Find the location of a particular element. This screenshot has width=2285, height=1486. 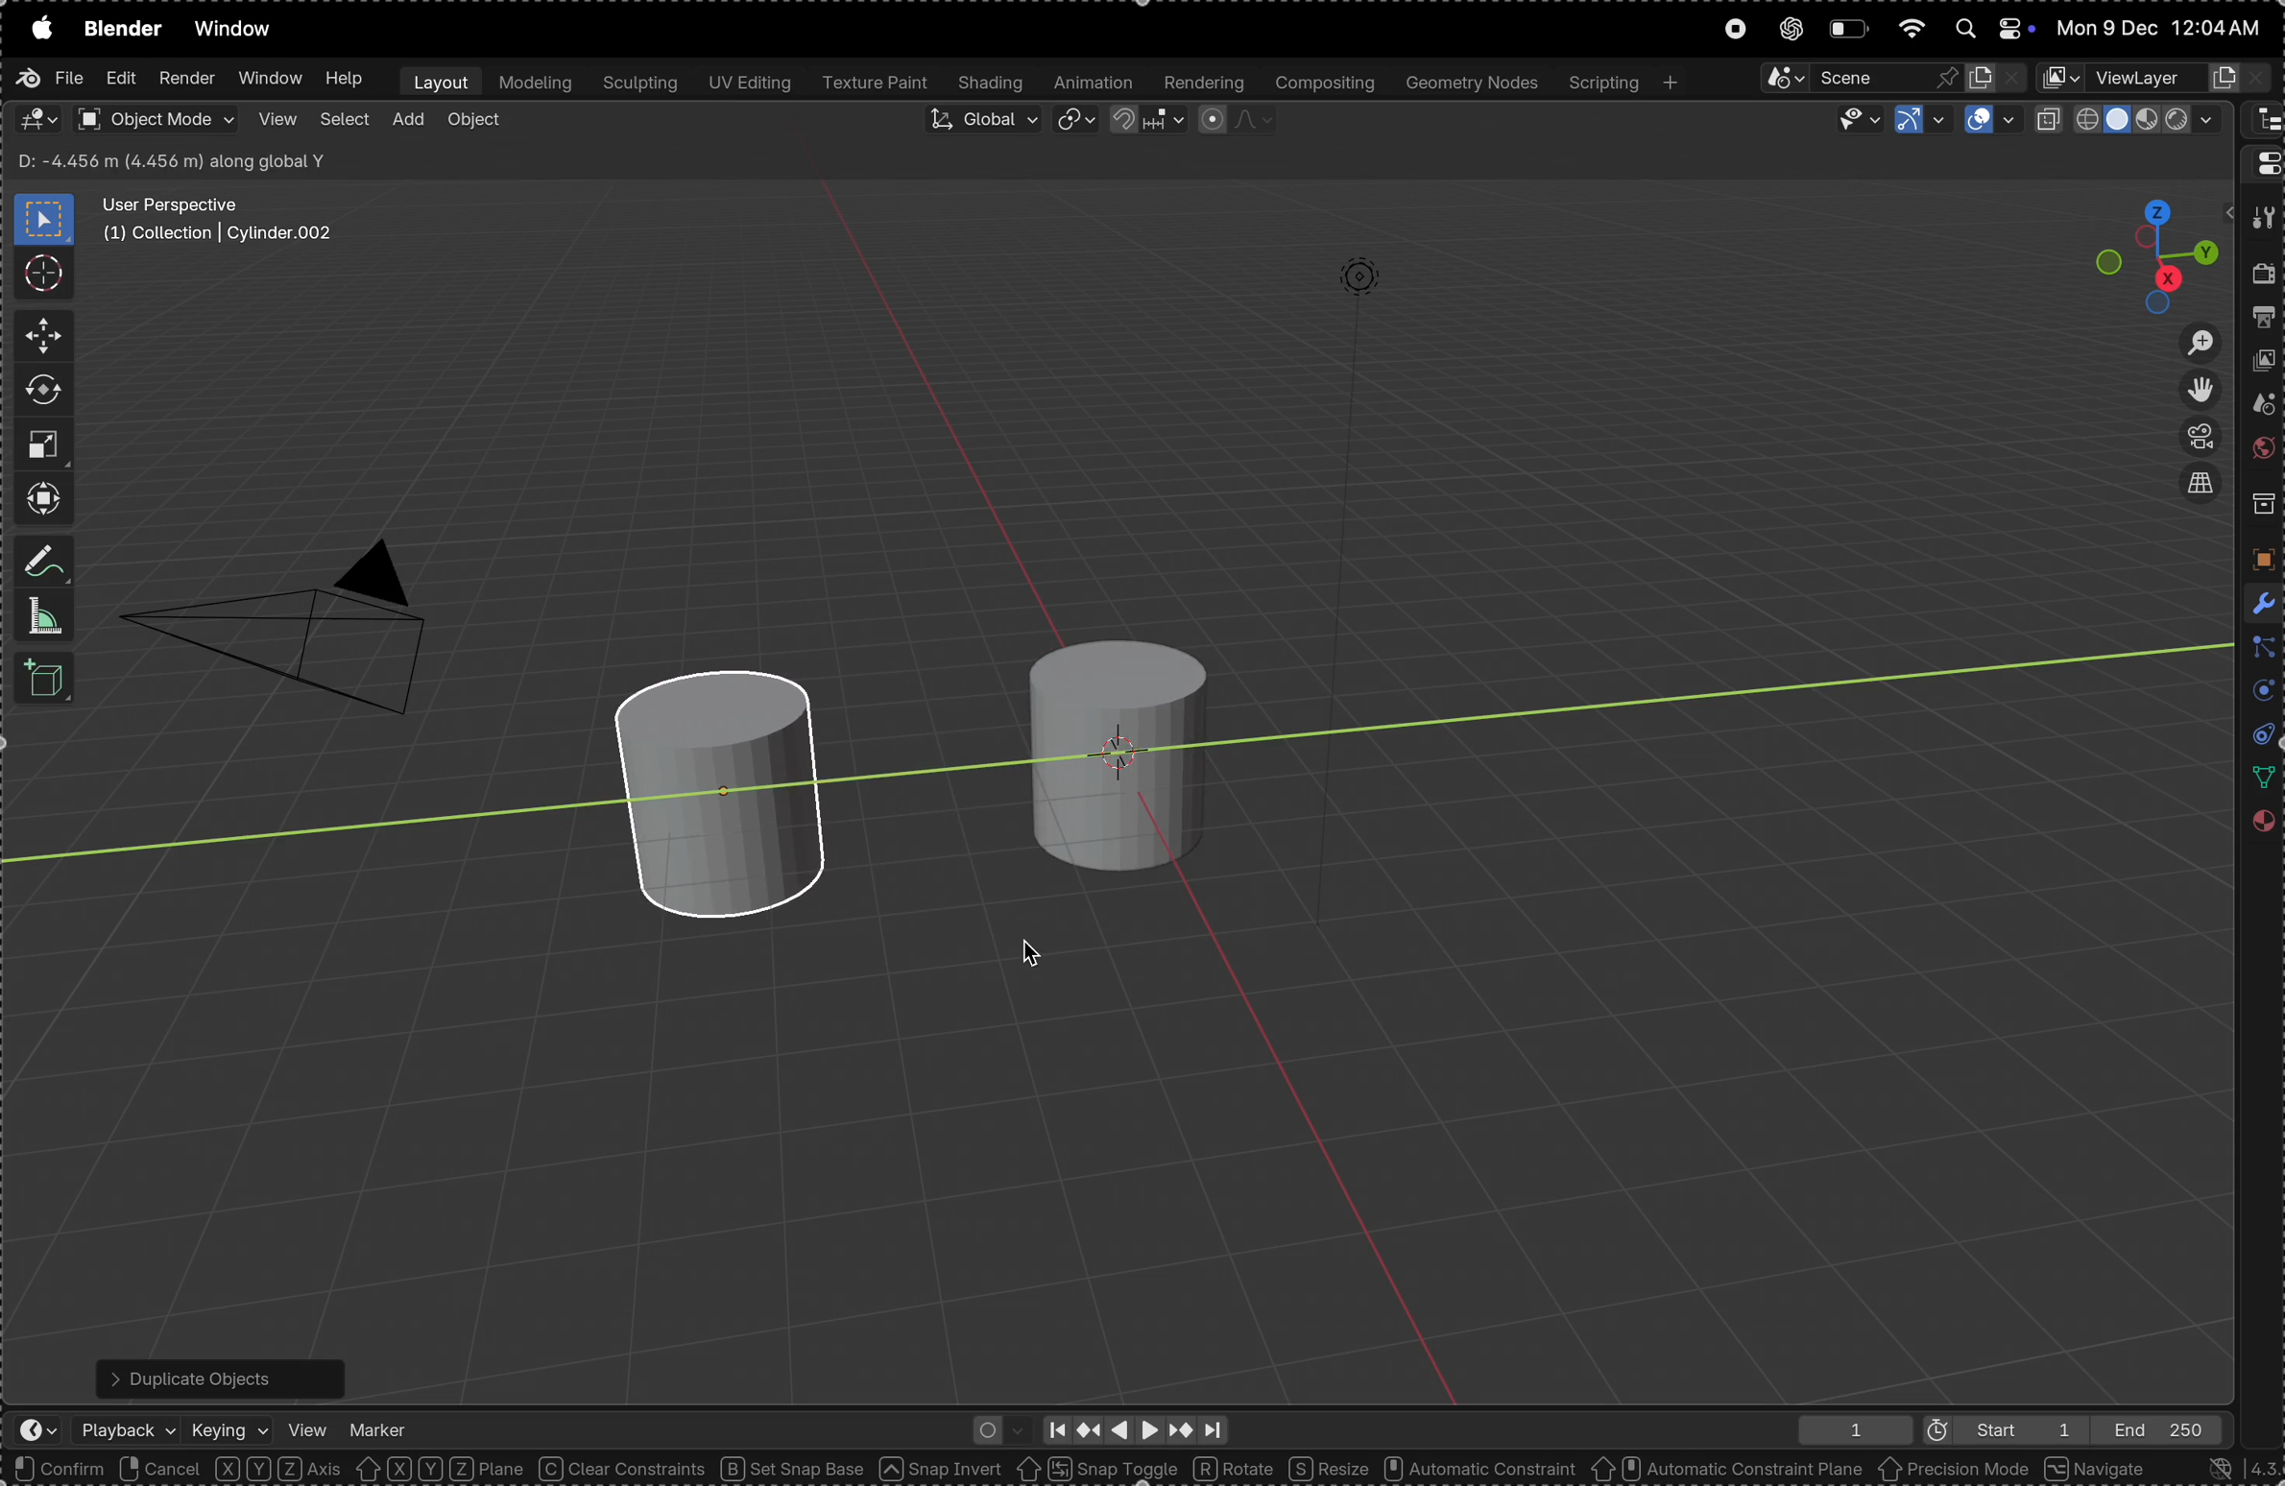

snap is located at coordinates (1144, 124).